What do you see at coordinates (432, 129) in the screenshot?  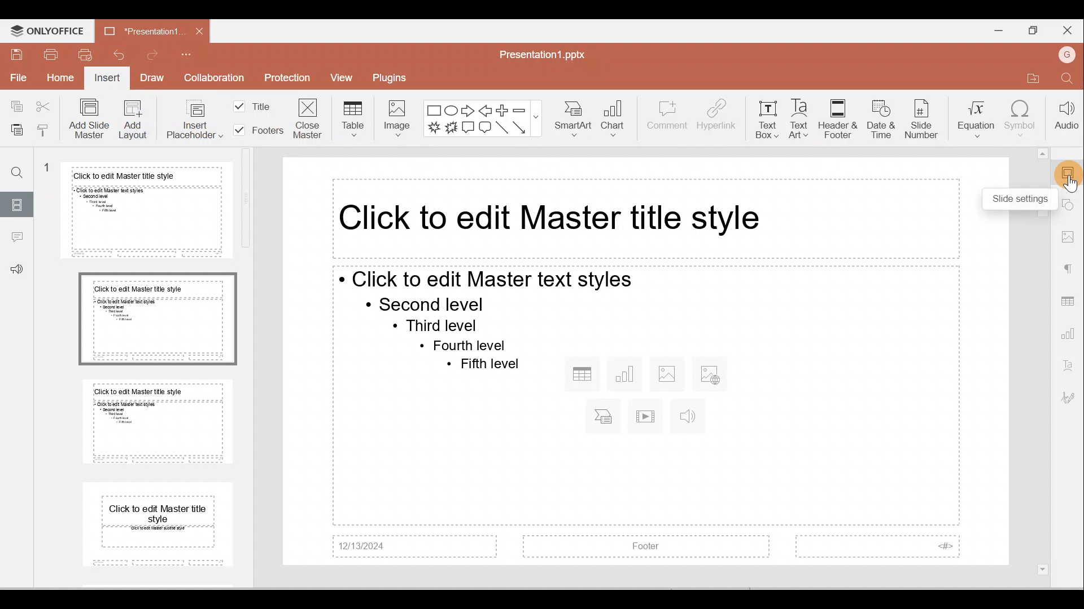 I see `Explosion 1` at bounding box center [432, 129].